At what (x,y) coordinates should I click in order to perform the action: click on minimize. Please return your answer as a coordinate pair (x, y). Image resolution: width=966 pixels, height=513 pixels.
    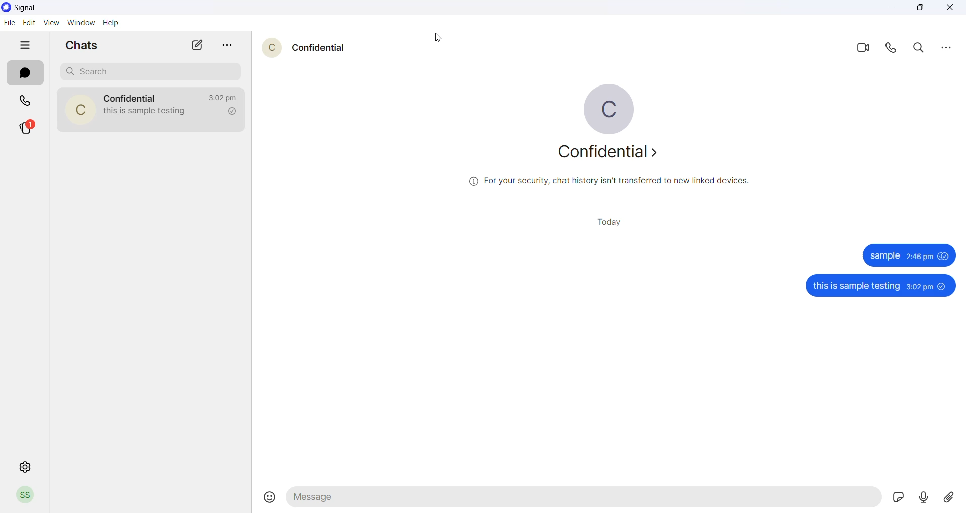
    Looking at the image, I should click on (891, 8).